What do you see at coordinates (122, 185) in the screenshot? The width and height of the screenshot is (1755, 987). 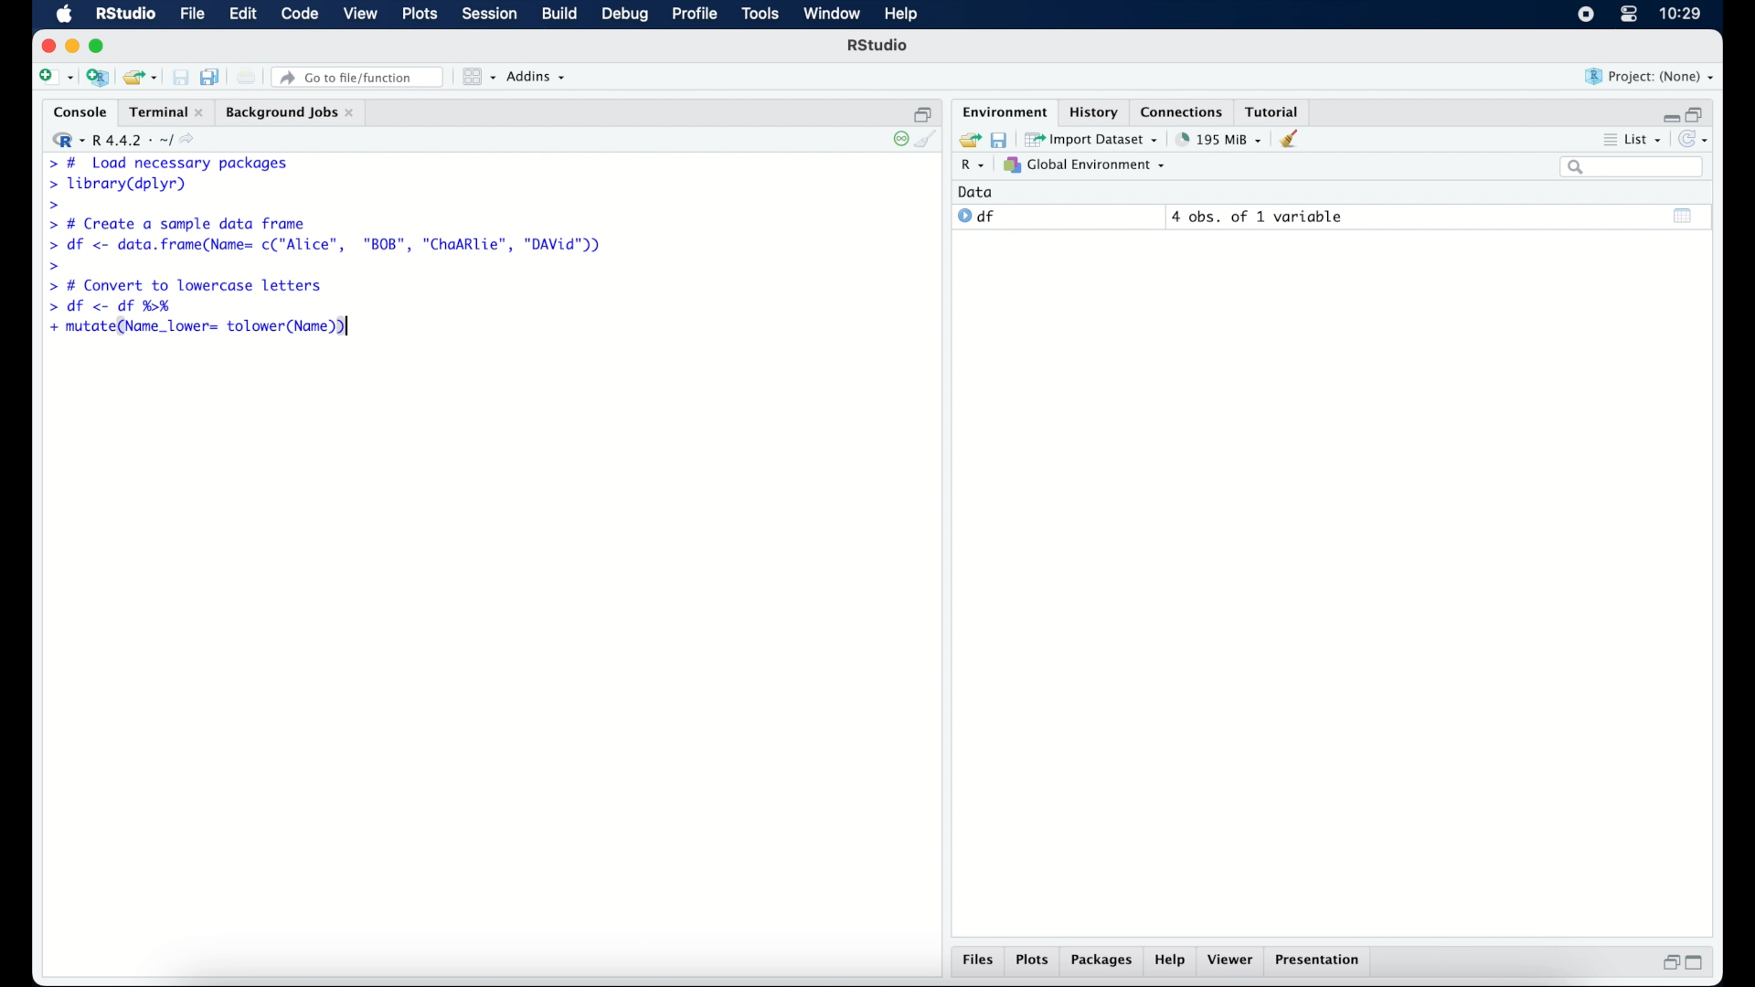 I see `> library(dplyr)|` at bounding box center [122, 185].